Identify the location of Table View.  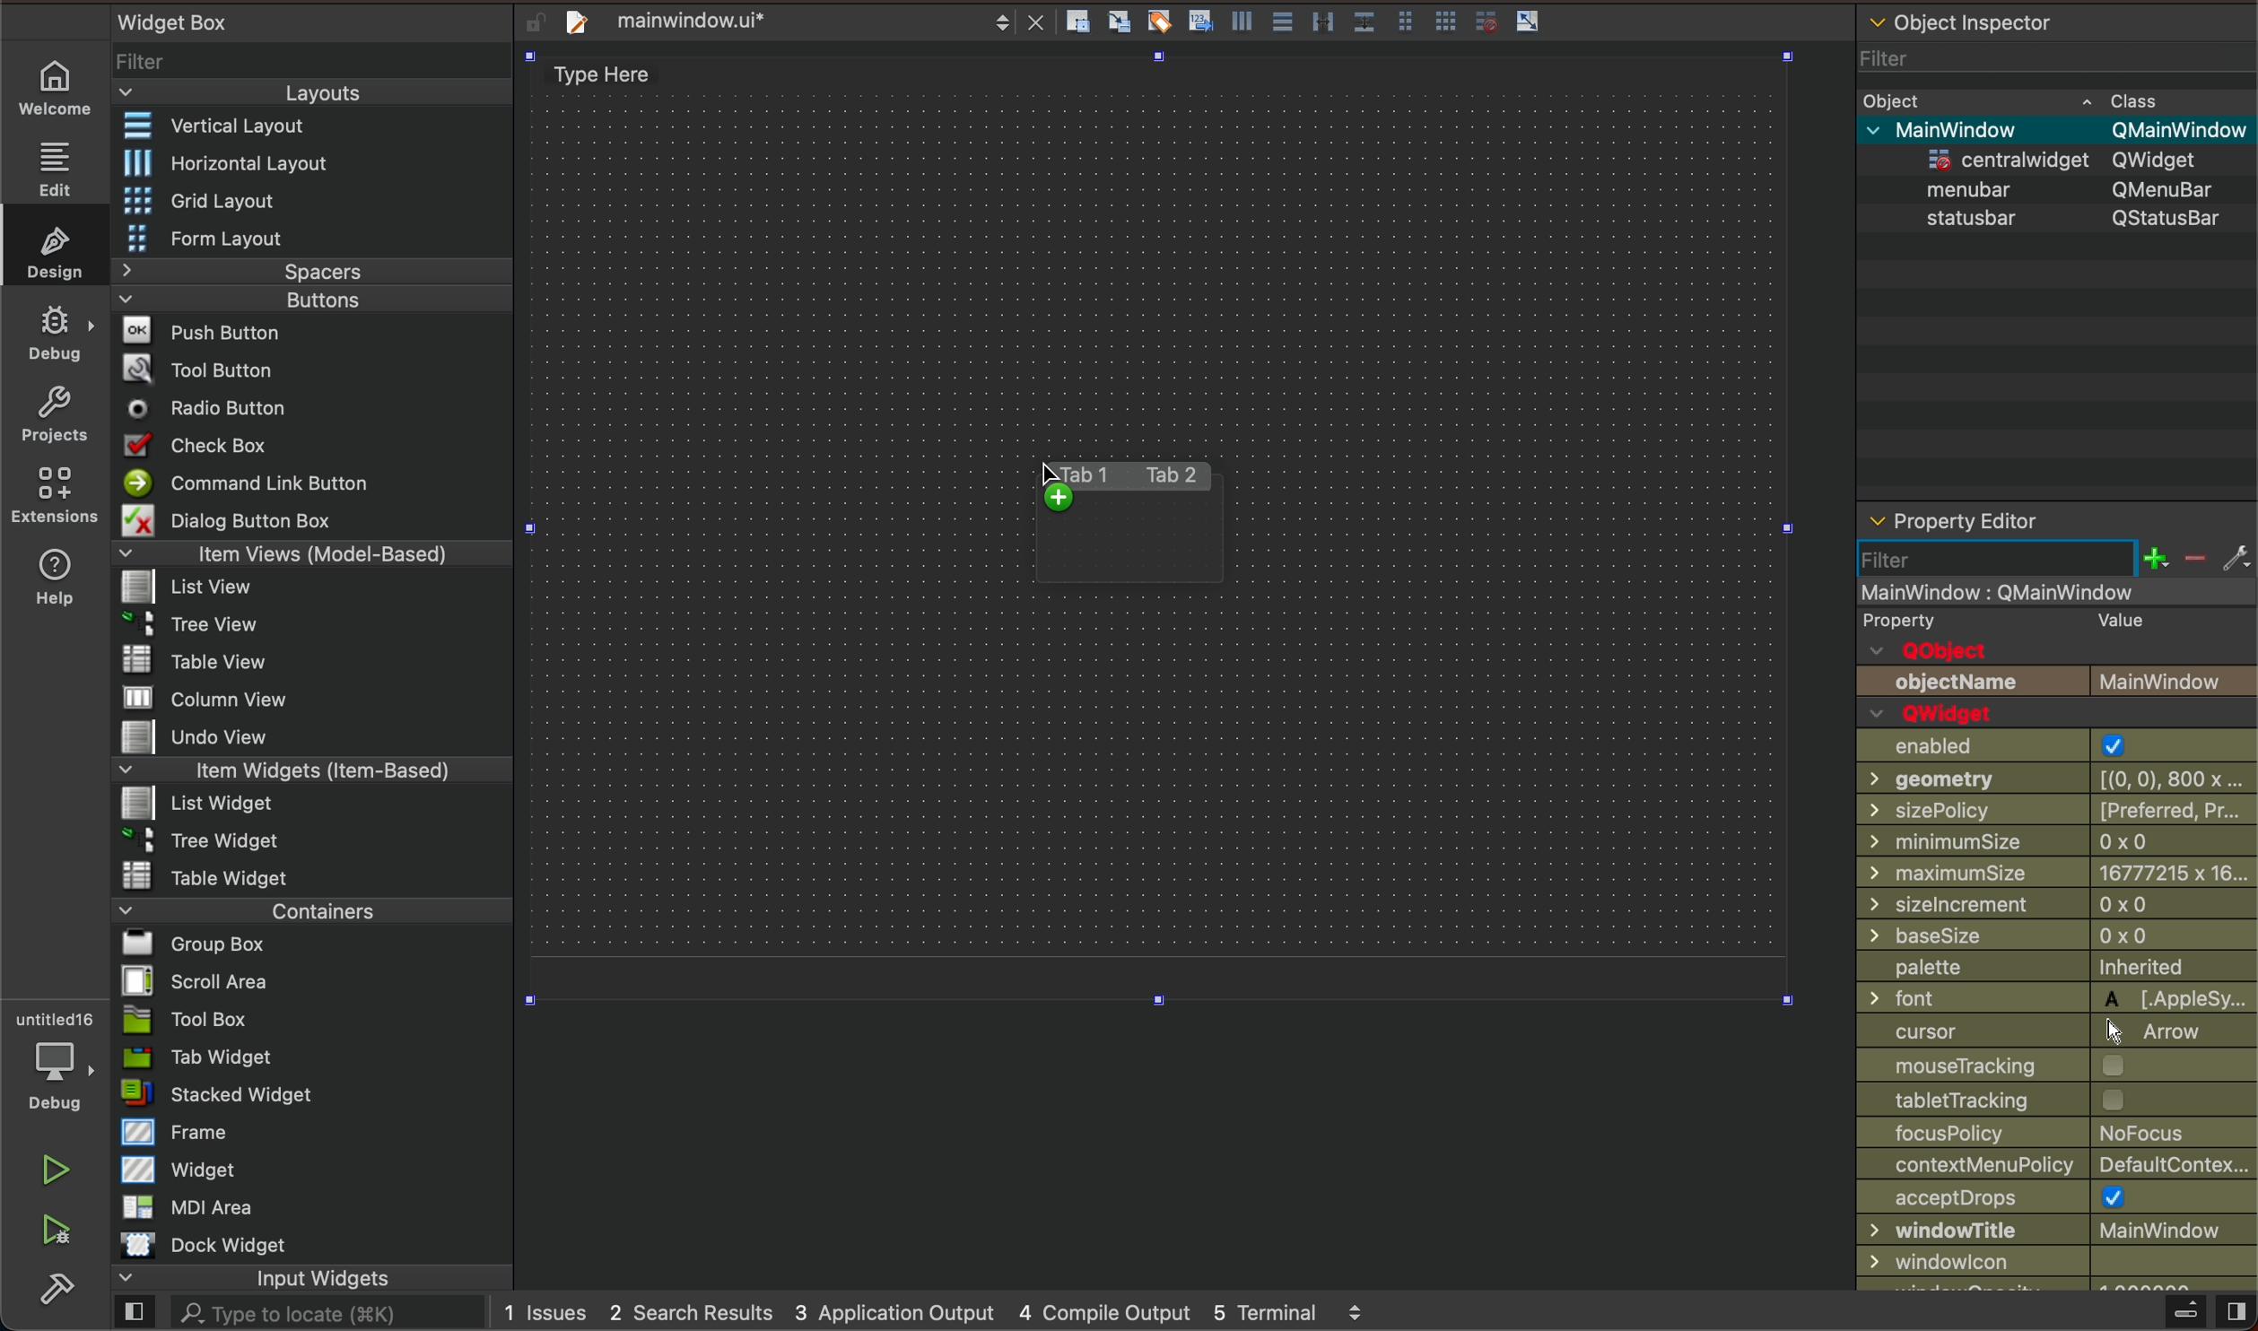
(173, 654).